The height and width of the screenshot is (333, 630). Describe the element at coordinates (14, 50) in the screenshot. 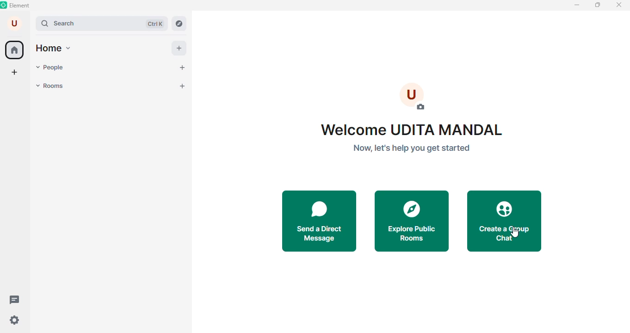

I see `home` at that location.